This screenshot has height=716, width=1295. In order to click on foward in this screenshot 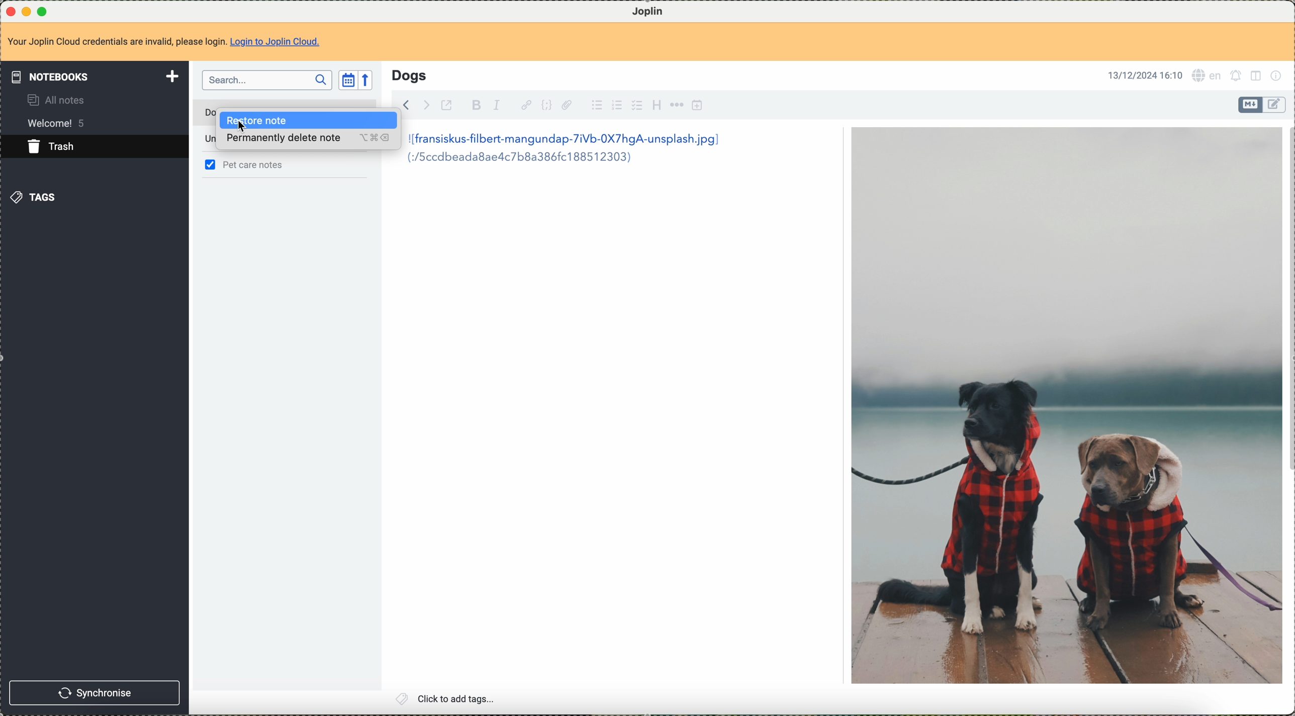, I will do `click(428, 104)`.